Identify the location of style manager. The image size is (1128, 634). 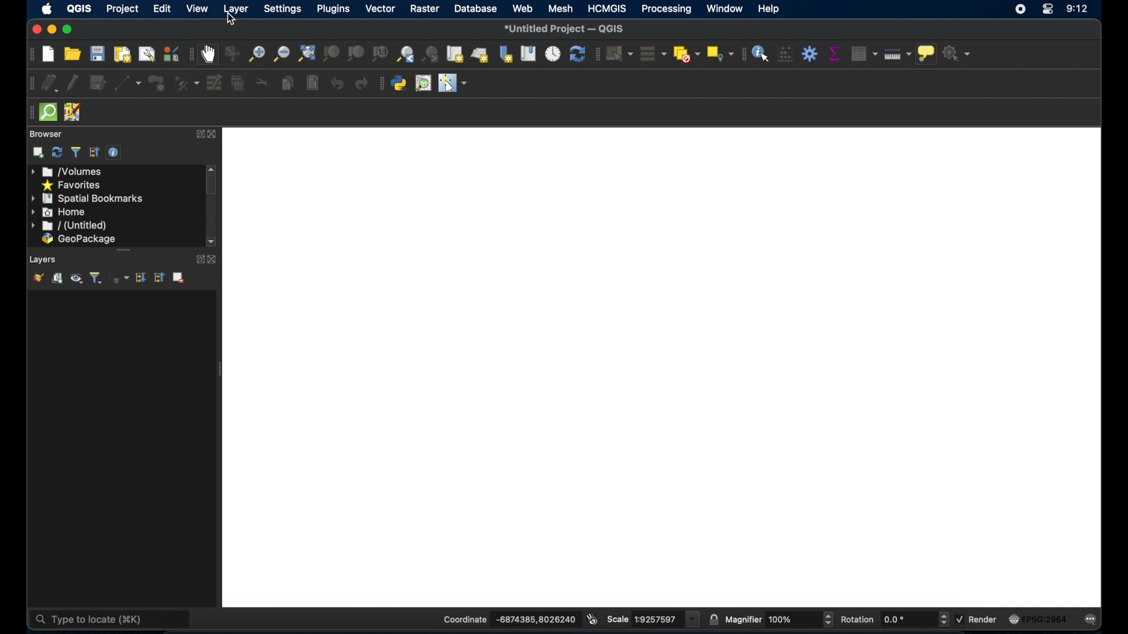
(170, 53).